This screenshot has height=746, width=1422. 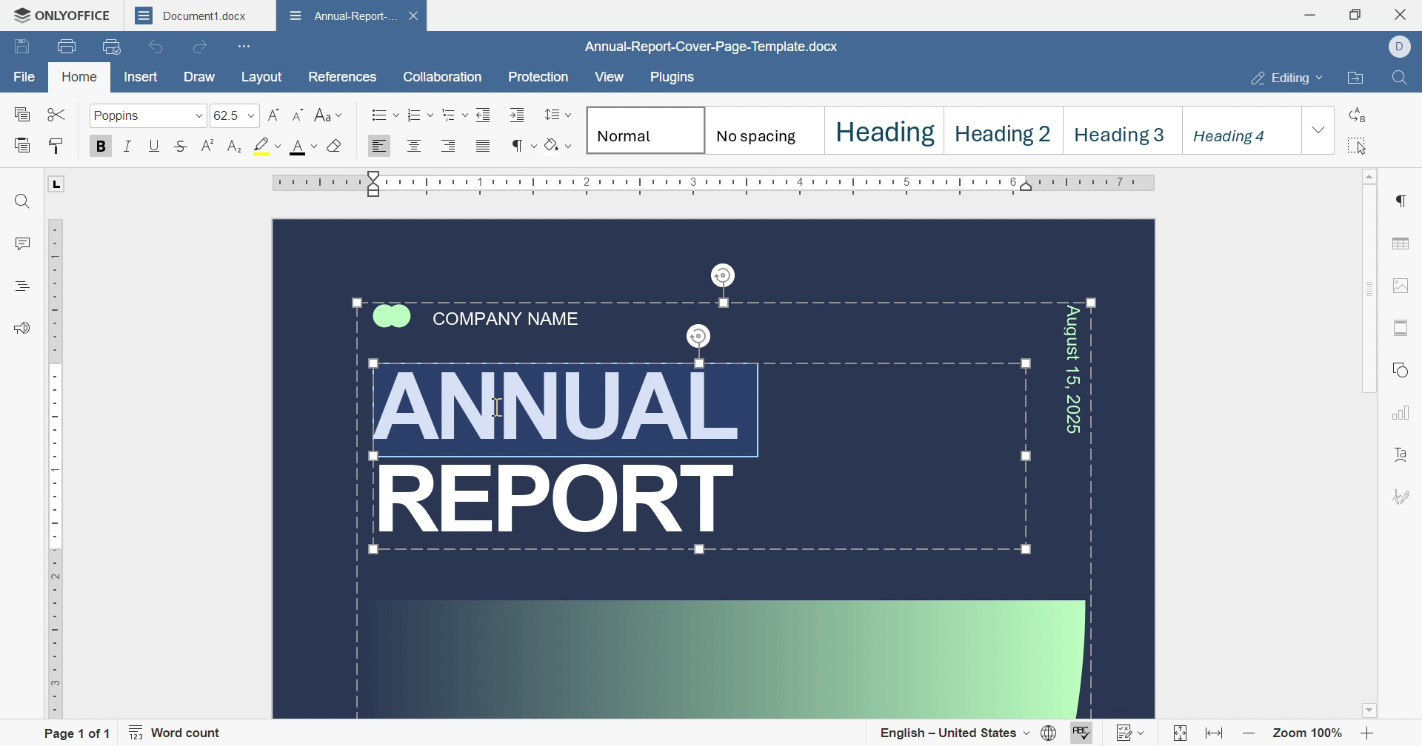 I want to click on open file location, so click(x=1355, y=79).